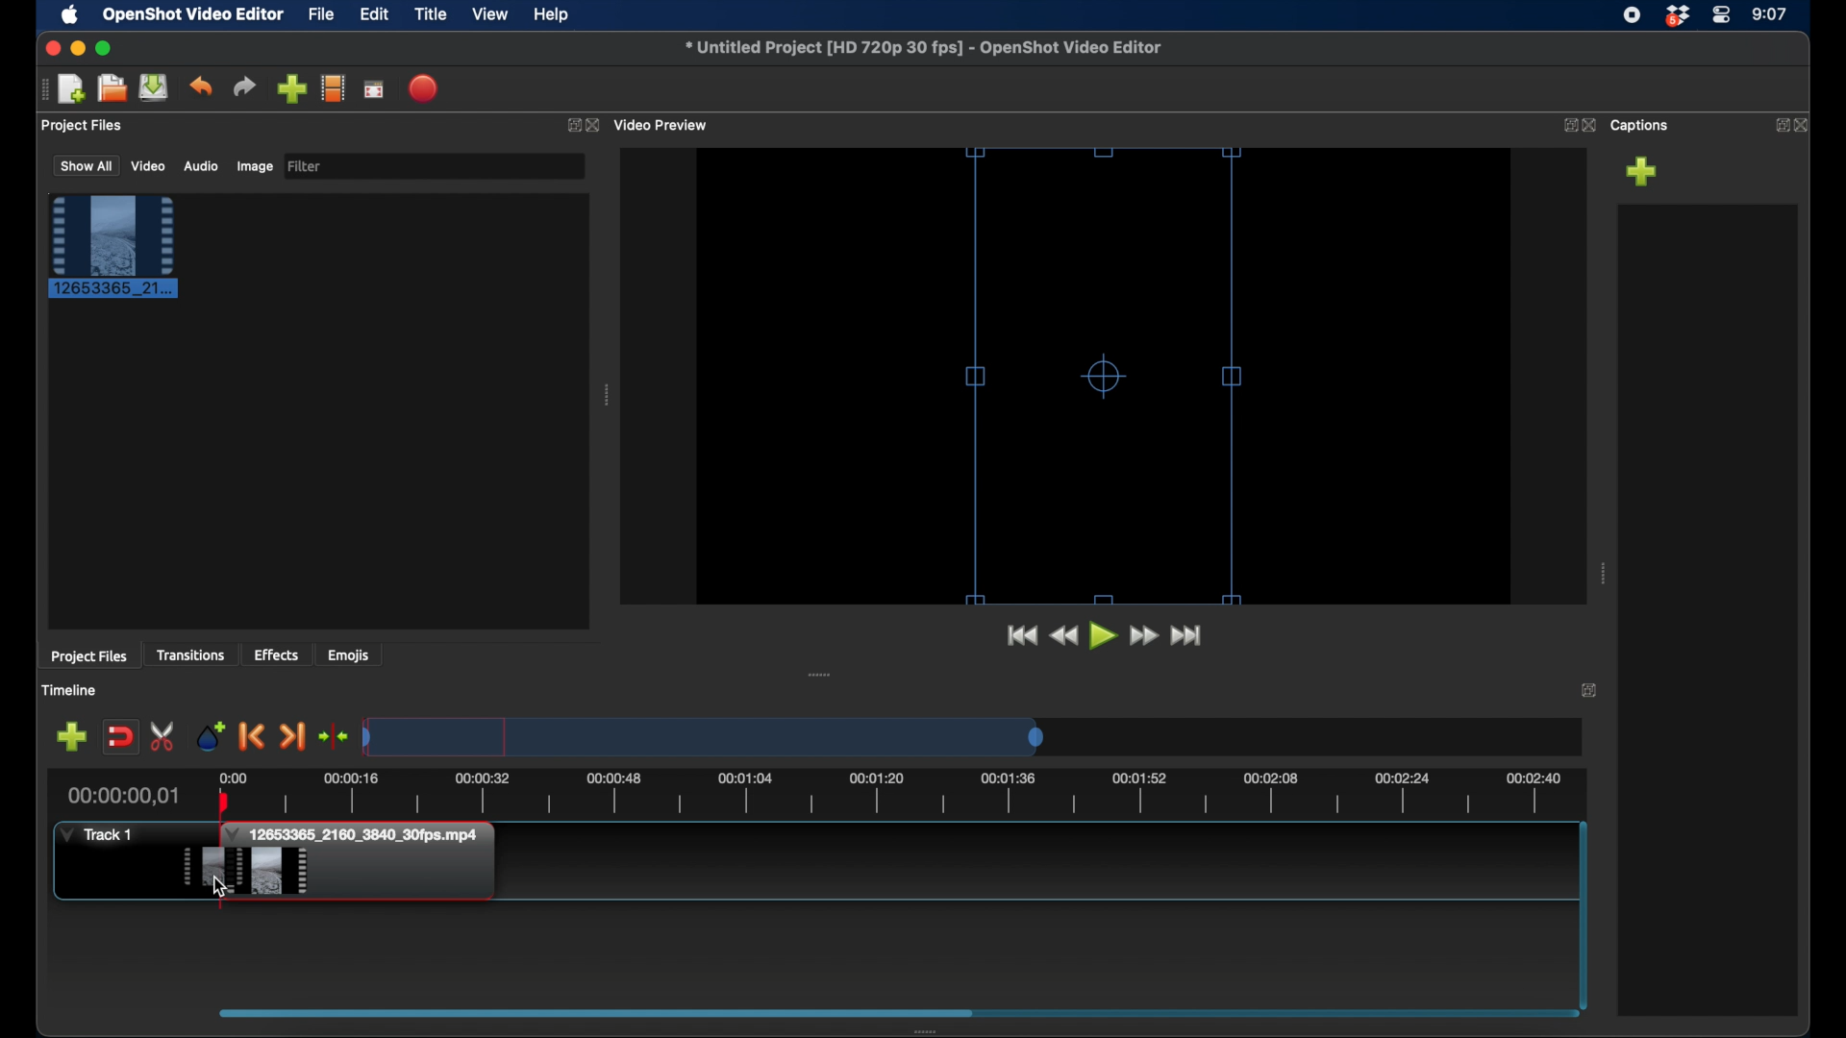 The image size is (1846, 1038). I want to click on current time indicator, so click(121, 797).